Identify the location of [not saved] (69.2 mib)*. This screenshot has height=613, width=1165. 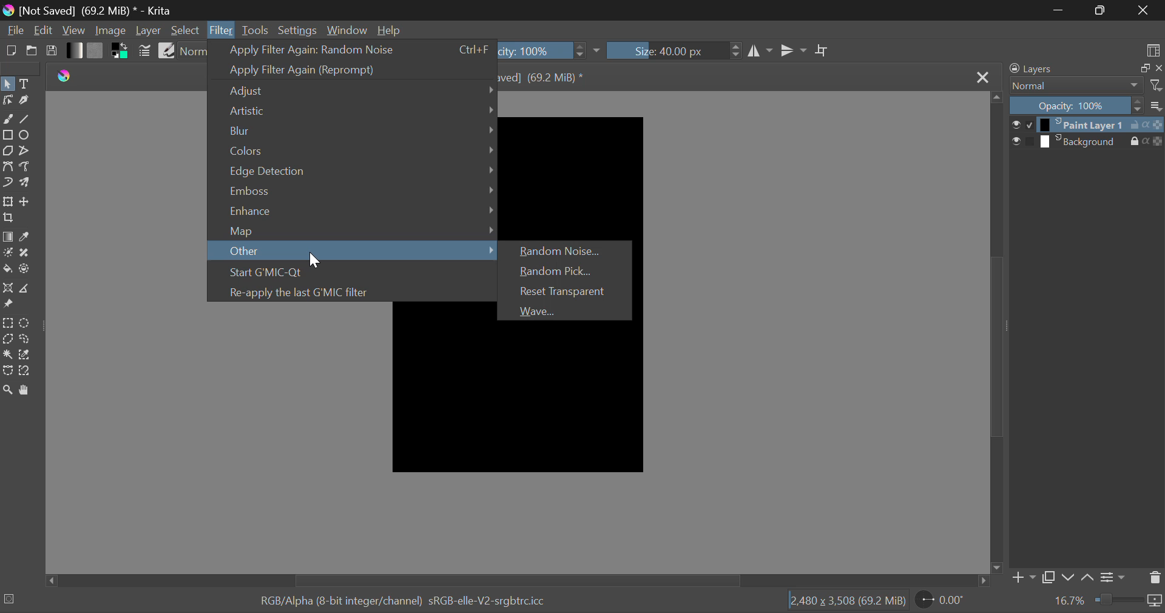
(545, 76).